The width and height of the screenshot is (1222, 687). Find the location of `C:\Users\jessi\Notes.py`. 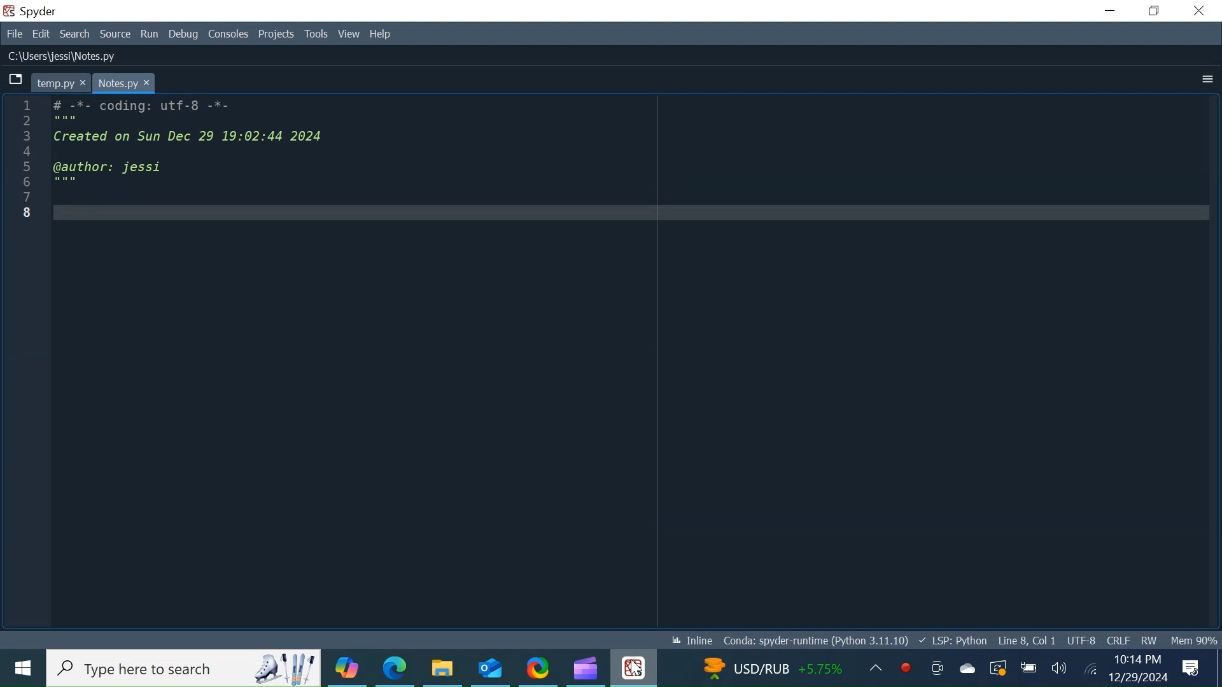

C:\Users\jessi\Notes.py is located at coordinates (92, 59).